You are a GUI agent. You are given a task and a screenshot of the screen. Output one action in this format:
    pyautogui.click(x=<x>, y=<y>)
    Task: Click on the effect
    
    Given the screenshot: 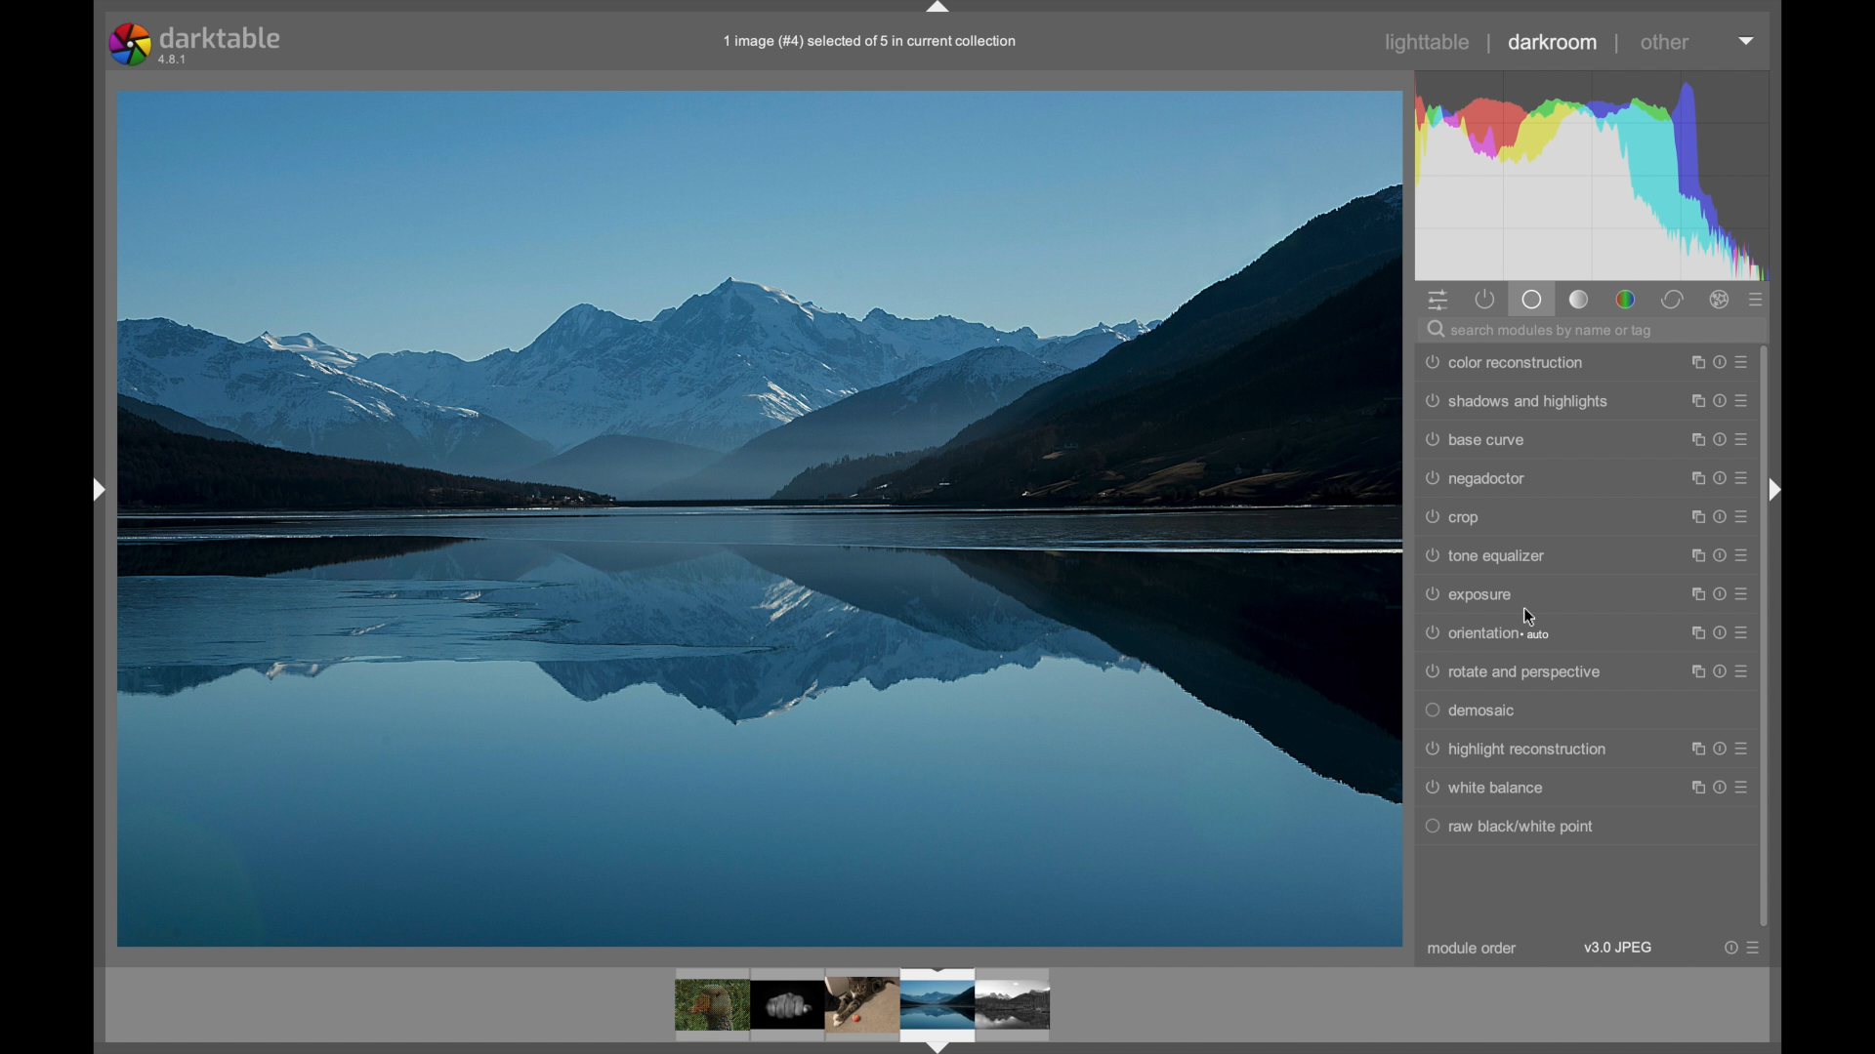 What is the action you would take?
    pyautogui.click(x=1721, y=300)
    